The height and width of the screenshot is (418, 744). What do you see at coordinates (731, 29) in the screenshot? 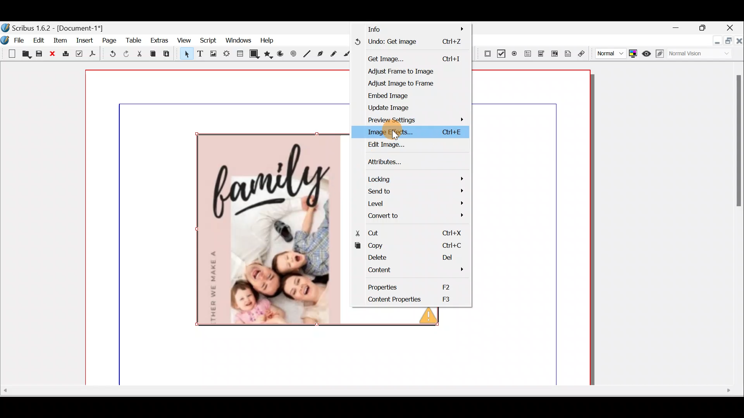
I see `Close` at bounding box center [731, 29].